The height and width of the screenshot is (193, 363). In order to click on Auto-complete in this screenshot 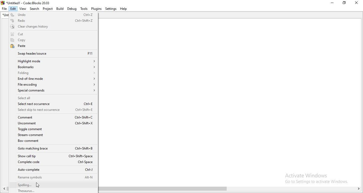, I will do `click(54, 170)`.